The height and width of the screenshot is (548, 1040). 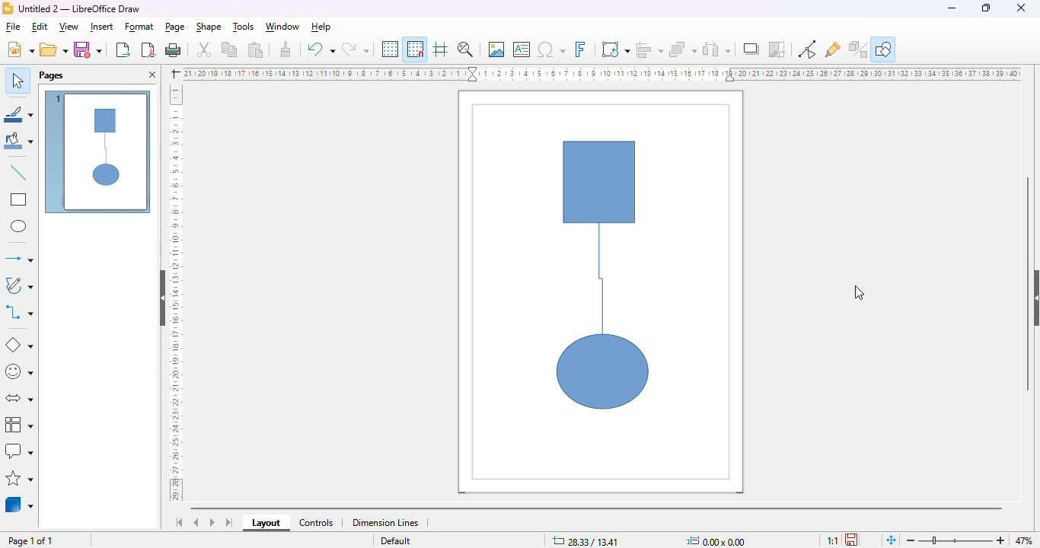 What do you see at coordinates (752, 49) in the screenshot?
I see `shadow` at bounding box center [752, 49].